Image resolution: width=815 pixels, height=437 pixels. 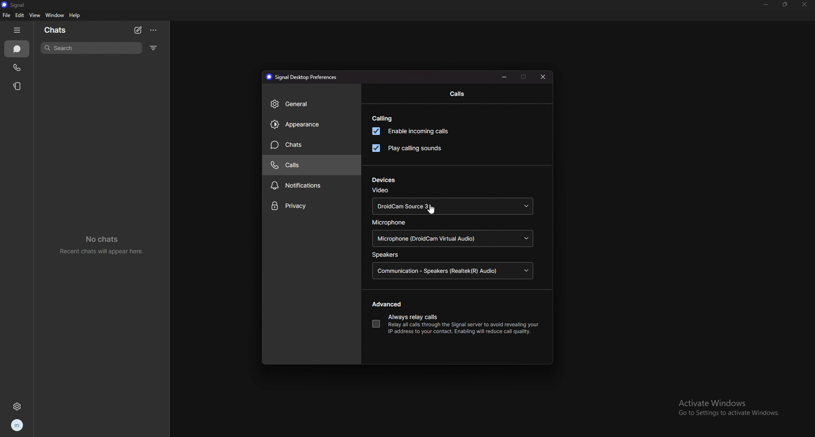 What do you see at coordinates (17, 426) in the screenshot?
I see `profile` at bounding box center [17, 426].